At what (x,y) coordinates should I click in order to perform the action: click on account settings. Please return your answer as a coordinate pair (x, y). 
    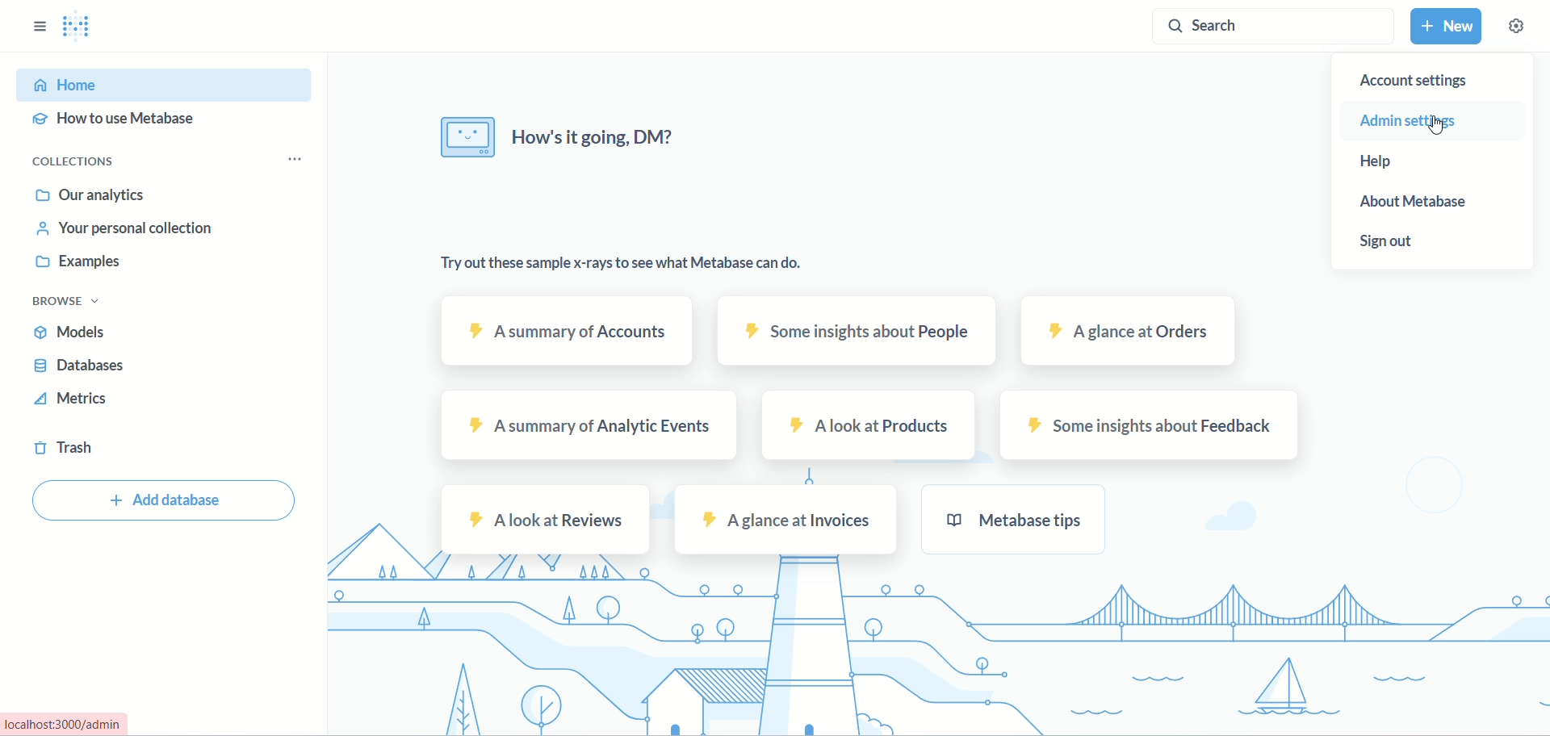
    Looking at the image, I should click on (1413, 81).